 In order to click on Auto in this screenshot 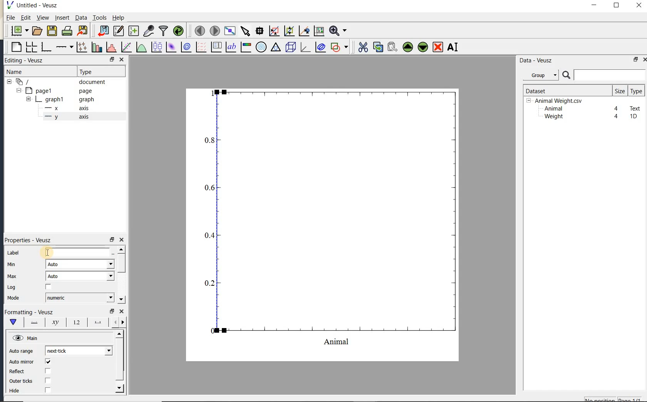, I will do `click(80, 264)`.